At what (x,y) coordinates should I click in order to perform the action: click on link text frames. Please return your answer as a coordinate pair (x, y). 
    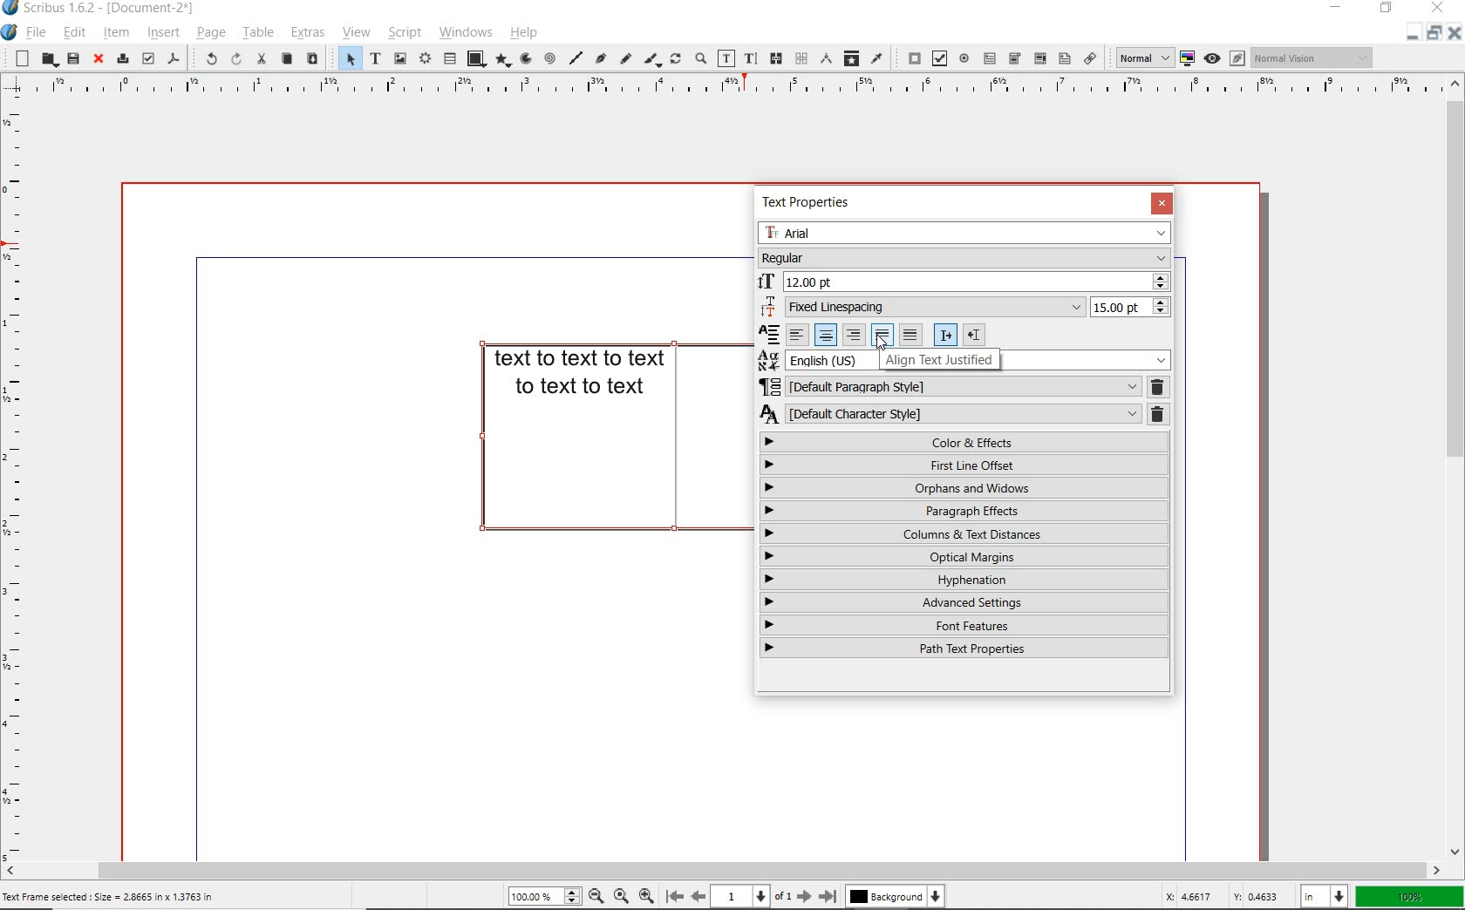
    Looking at the image, I should click on (776, 59).